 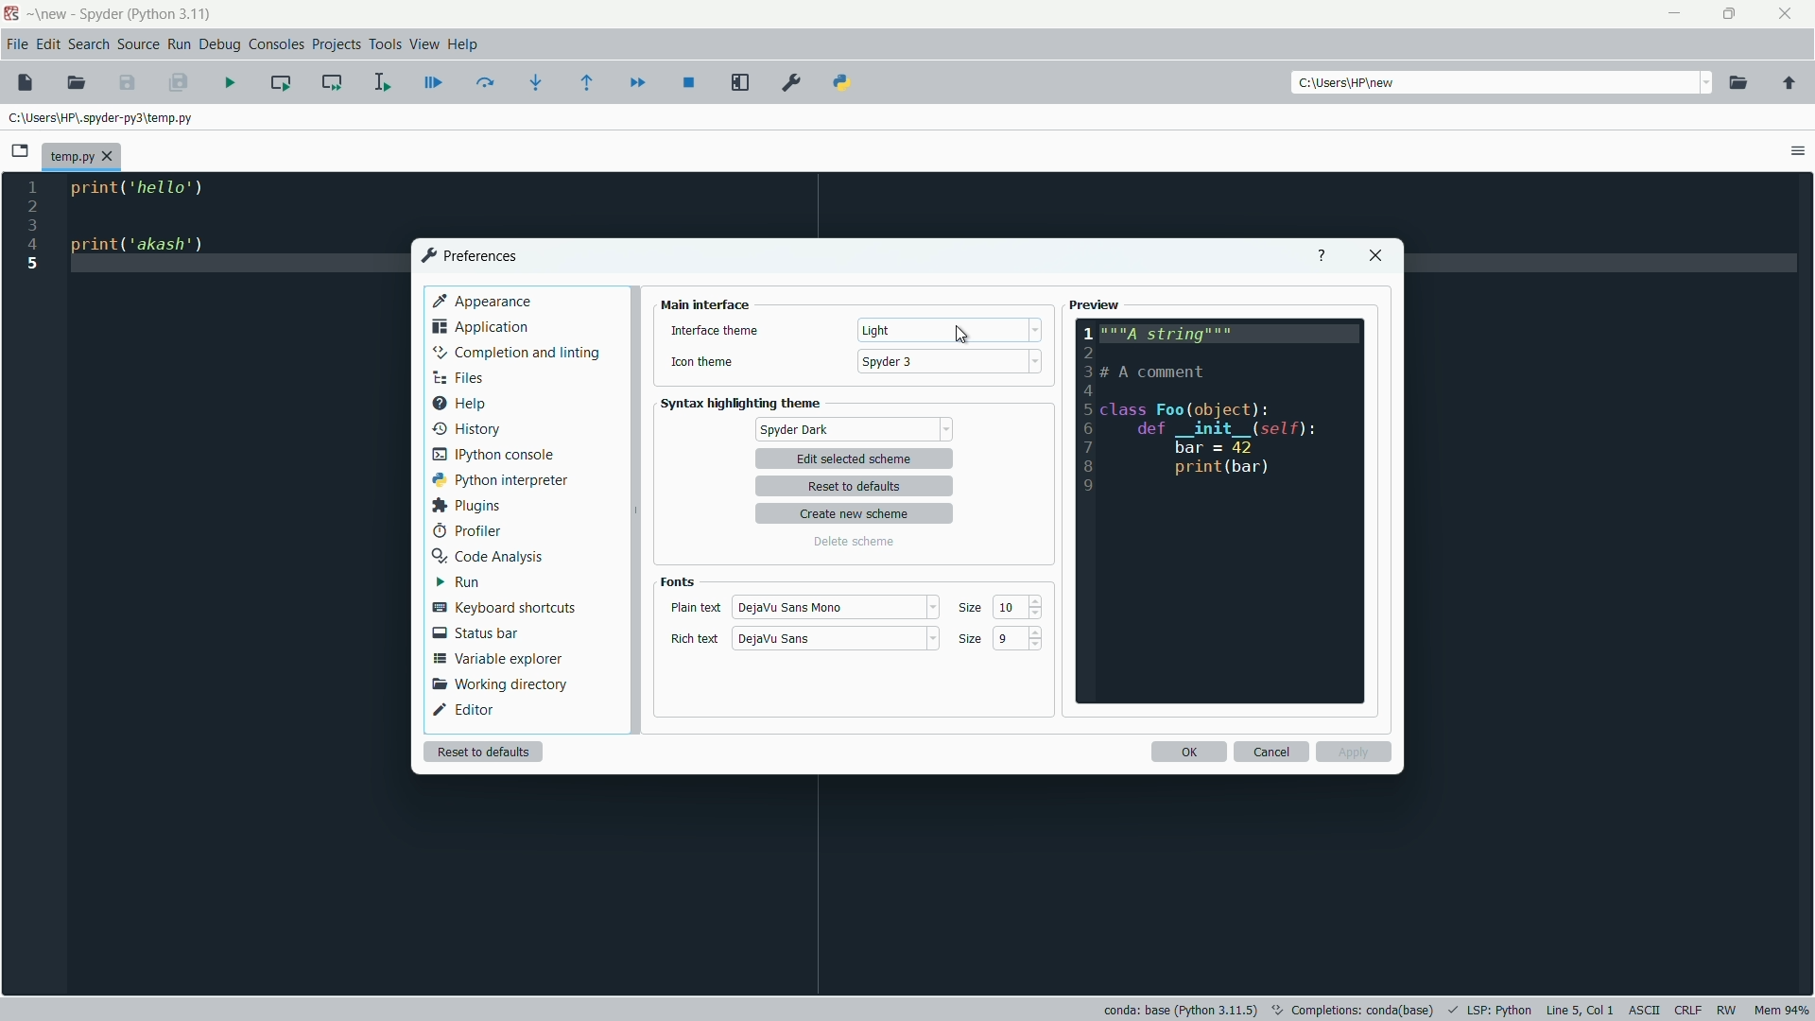 I want to click on delete scheme, so click(x=853, y=542).